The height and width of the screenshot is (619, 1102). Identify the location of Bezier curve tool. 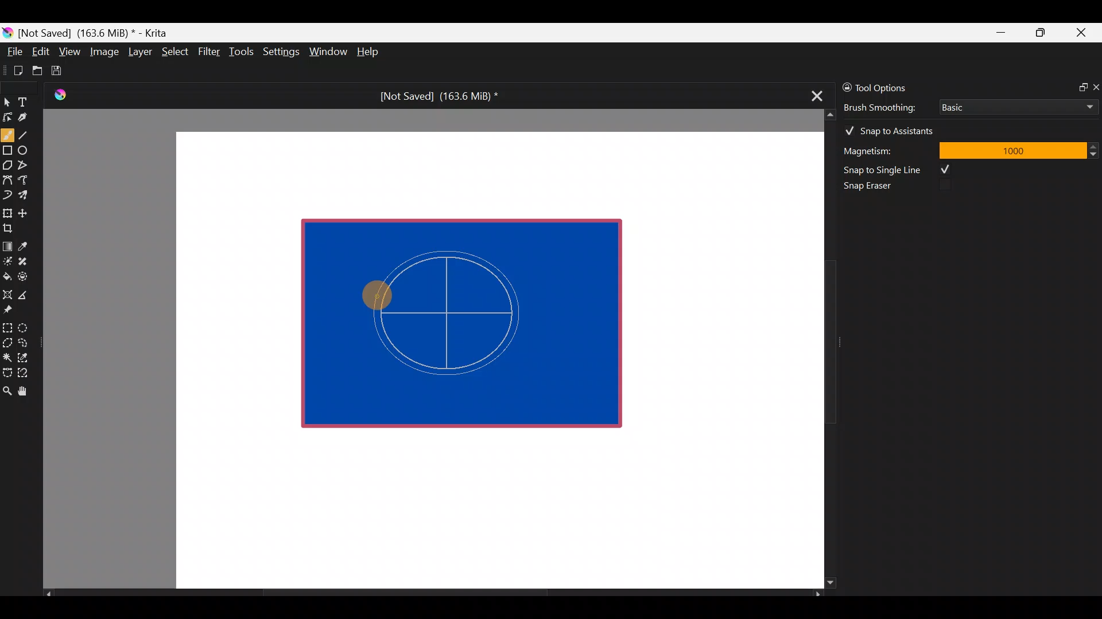
(7, 181).